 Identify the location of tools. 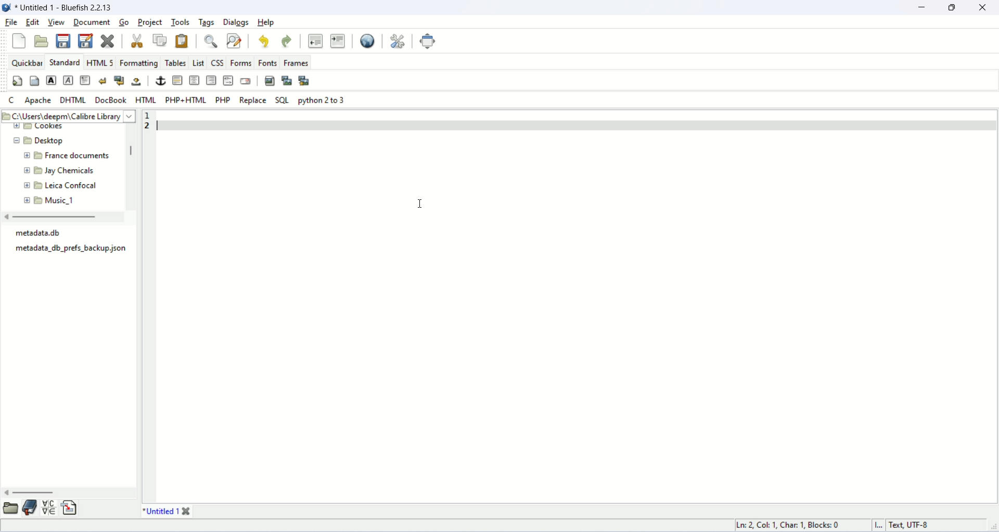
(182, 22).